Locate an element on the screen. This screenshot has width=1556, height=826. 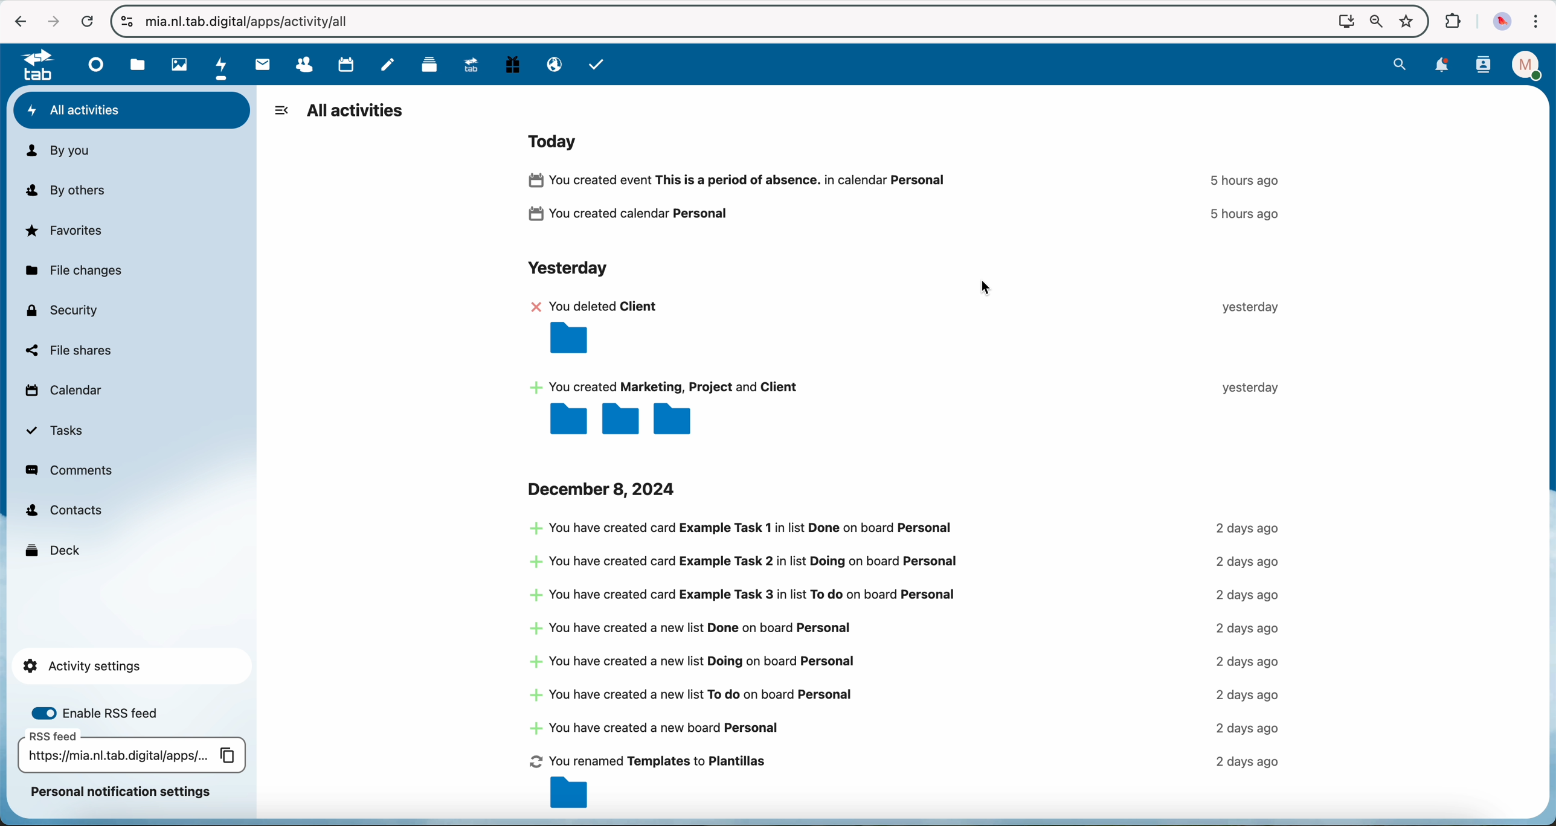
customize and control Google Chrome is located at coordinates (1537, 22).